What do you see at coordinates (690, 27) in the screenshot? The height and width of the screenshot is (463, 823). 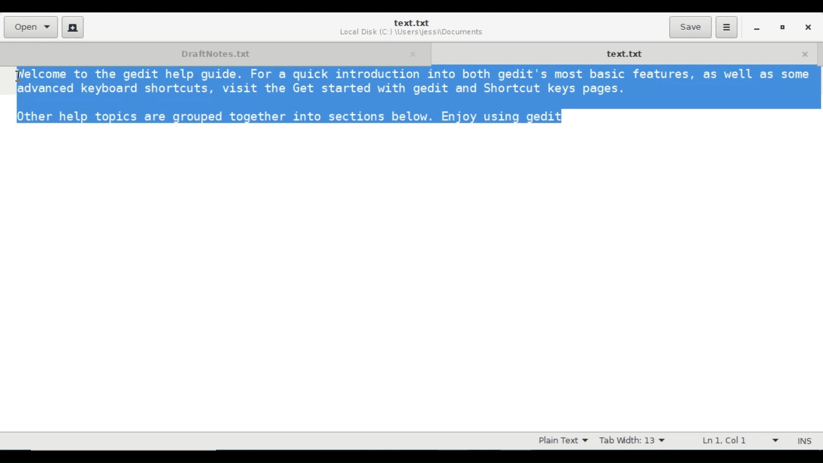 I see `Save` at bounding box center [690, 27].